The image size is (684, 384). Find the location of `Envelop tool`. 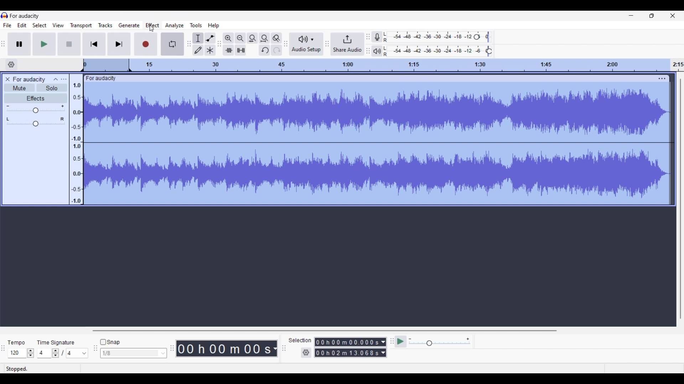

Envelop tool is located at coordinates (210, 38).